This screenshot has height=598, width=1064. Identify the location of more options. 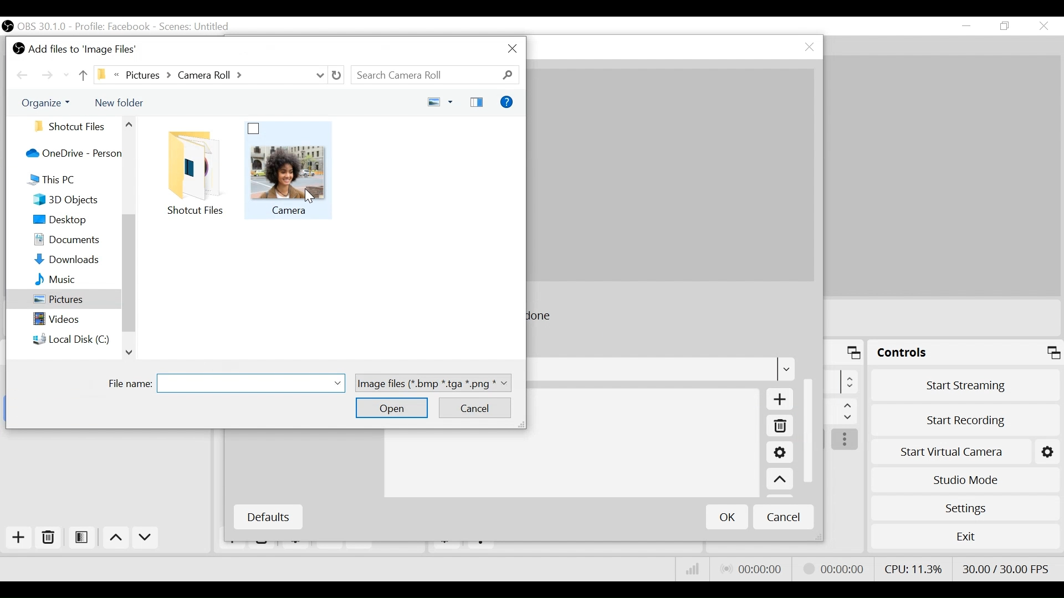
(846, 440).